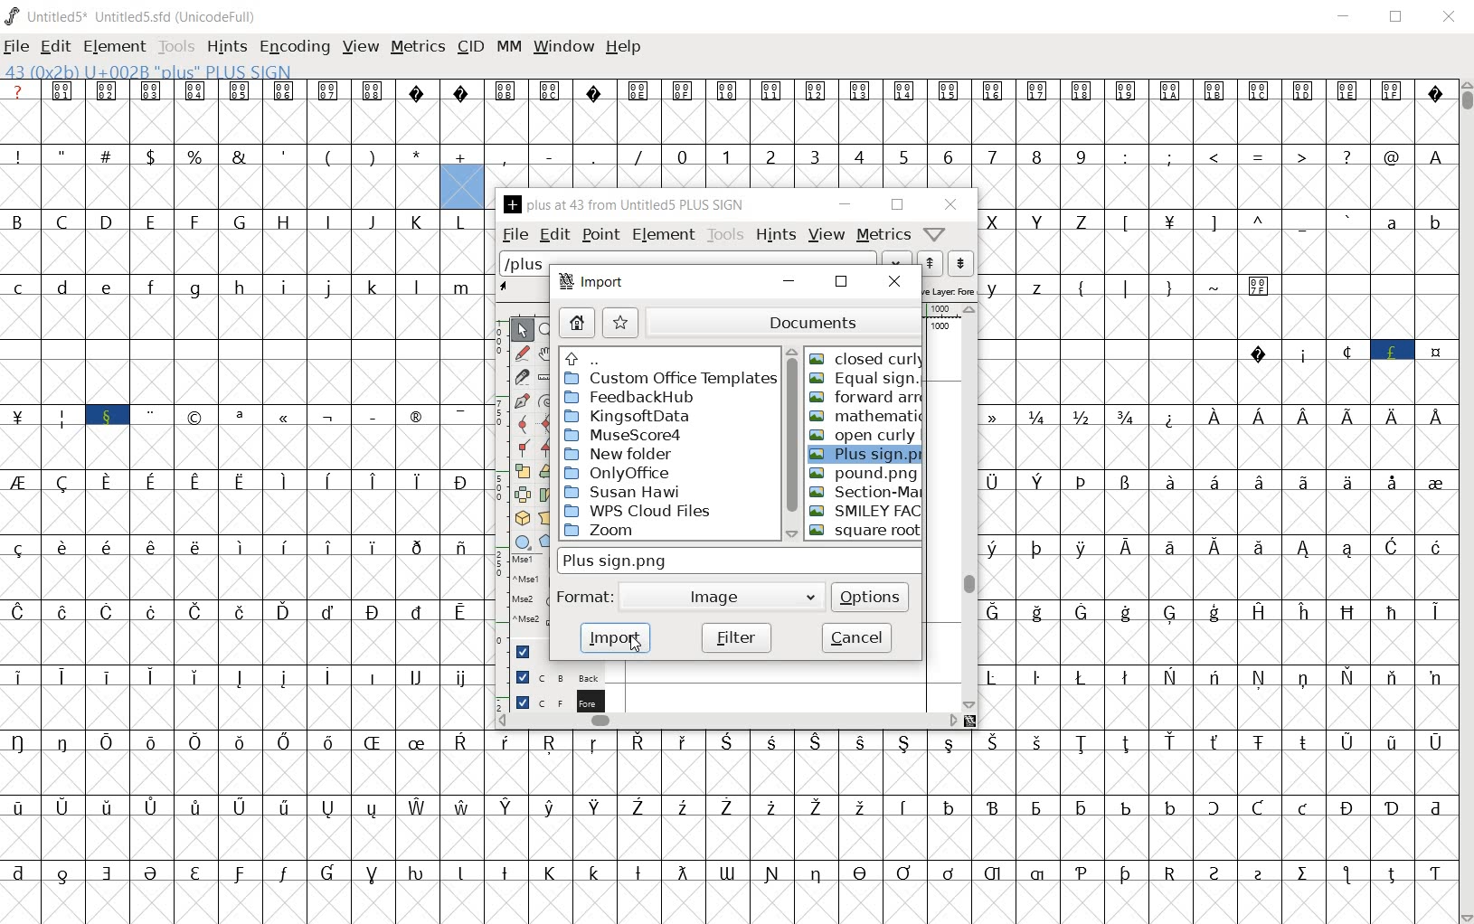 The width and height of the screenshot is (1474, 924). I want to click on metrics, so click(882, 236).